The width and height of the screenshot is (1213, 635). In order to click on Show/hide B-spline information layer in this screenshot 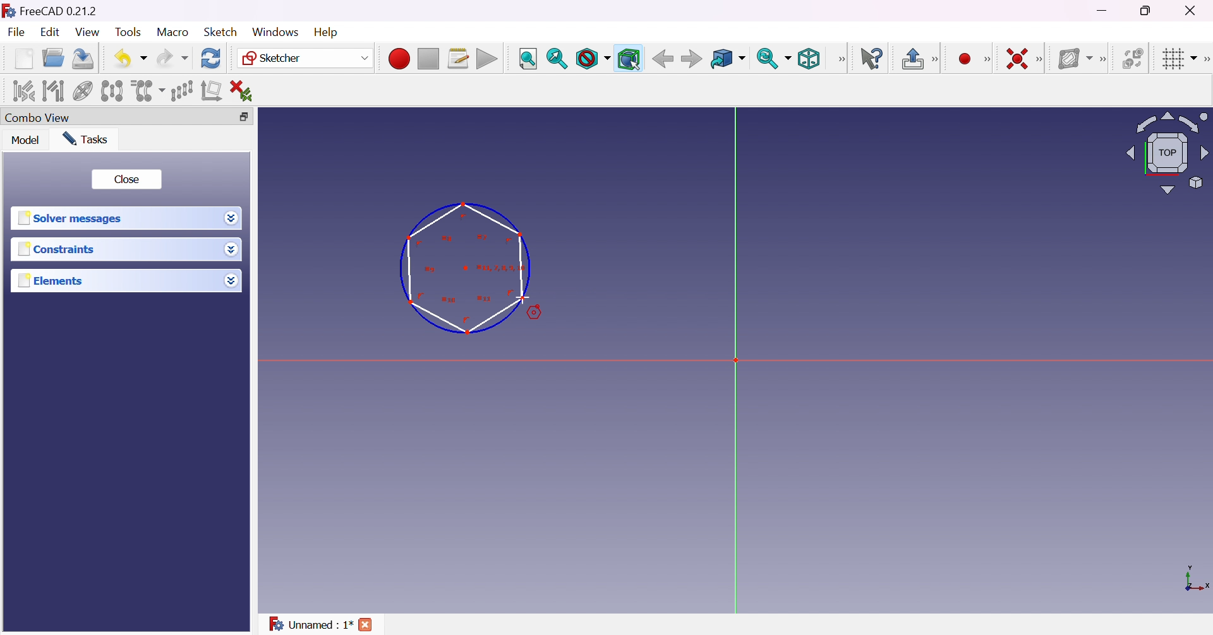, I will do `click(1074, 59)`.